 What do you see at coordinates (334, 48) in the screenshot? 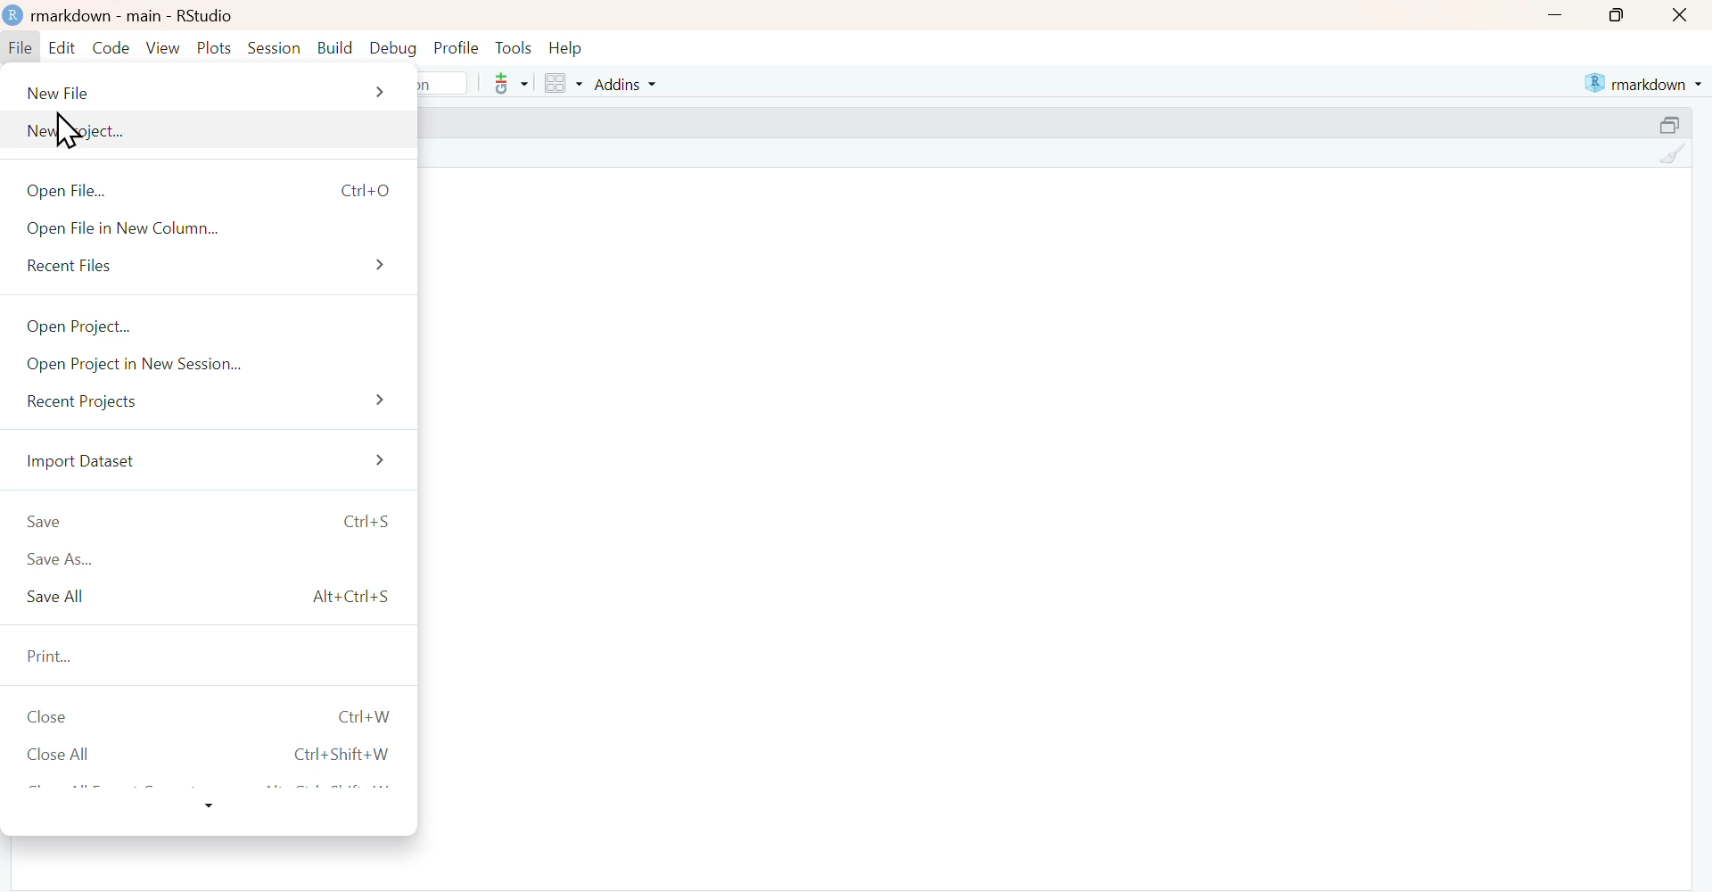
I see `Build` at bounding box center [334, 48].